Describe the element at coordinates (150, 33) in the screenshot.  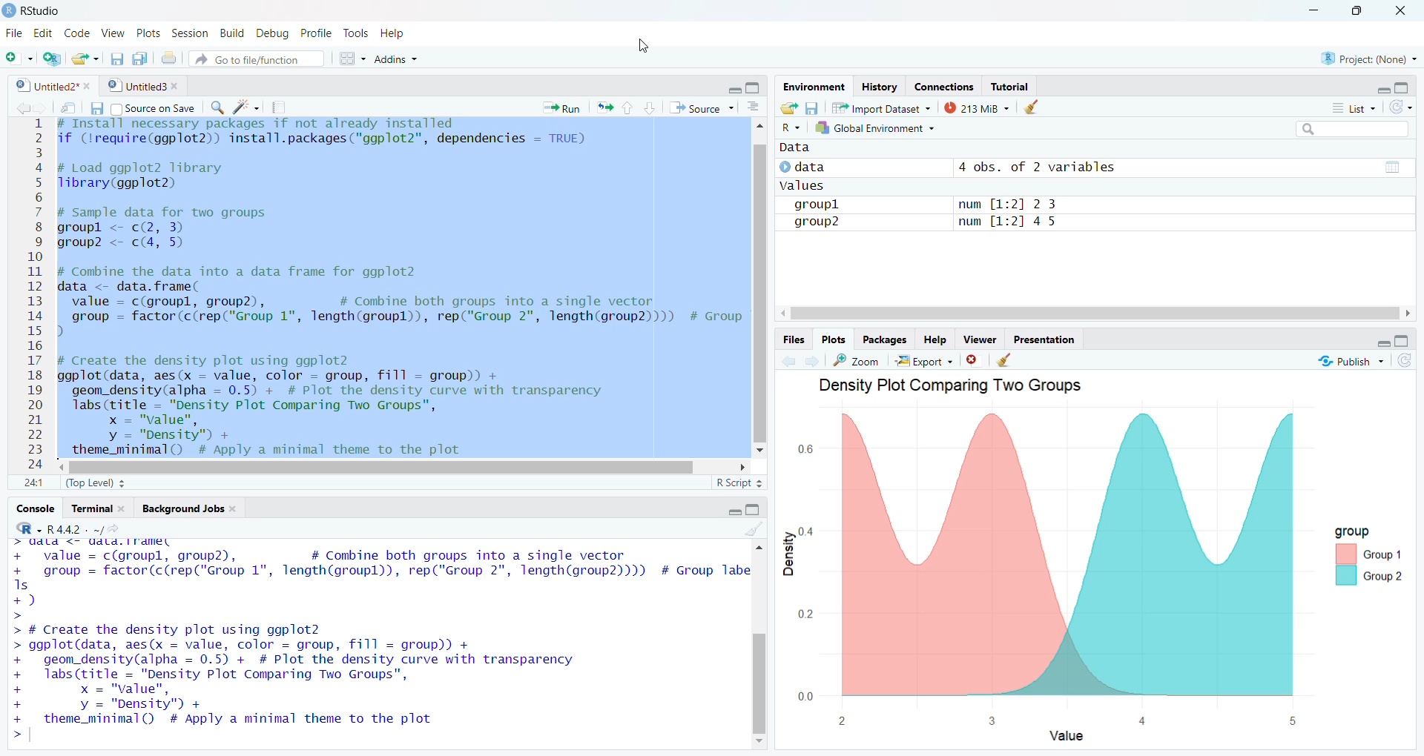
I see `ports` at that location.